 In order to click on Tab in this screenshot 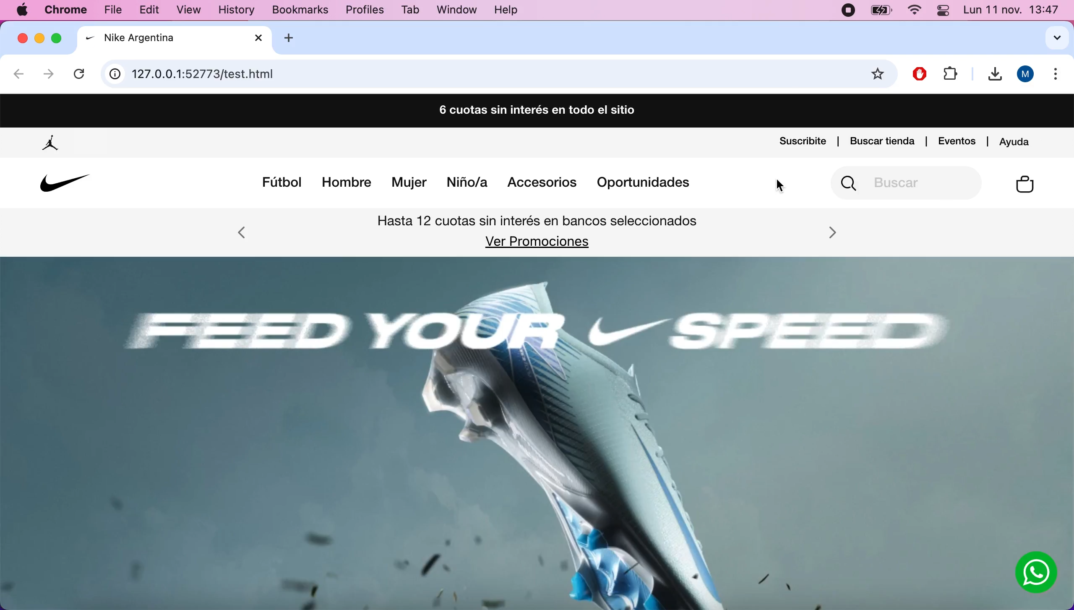, I will do `click(412, 10)`.